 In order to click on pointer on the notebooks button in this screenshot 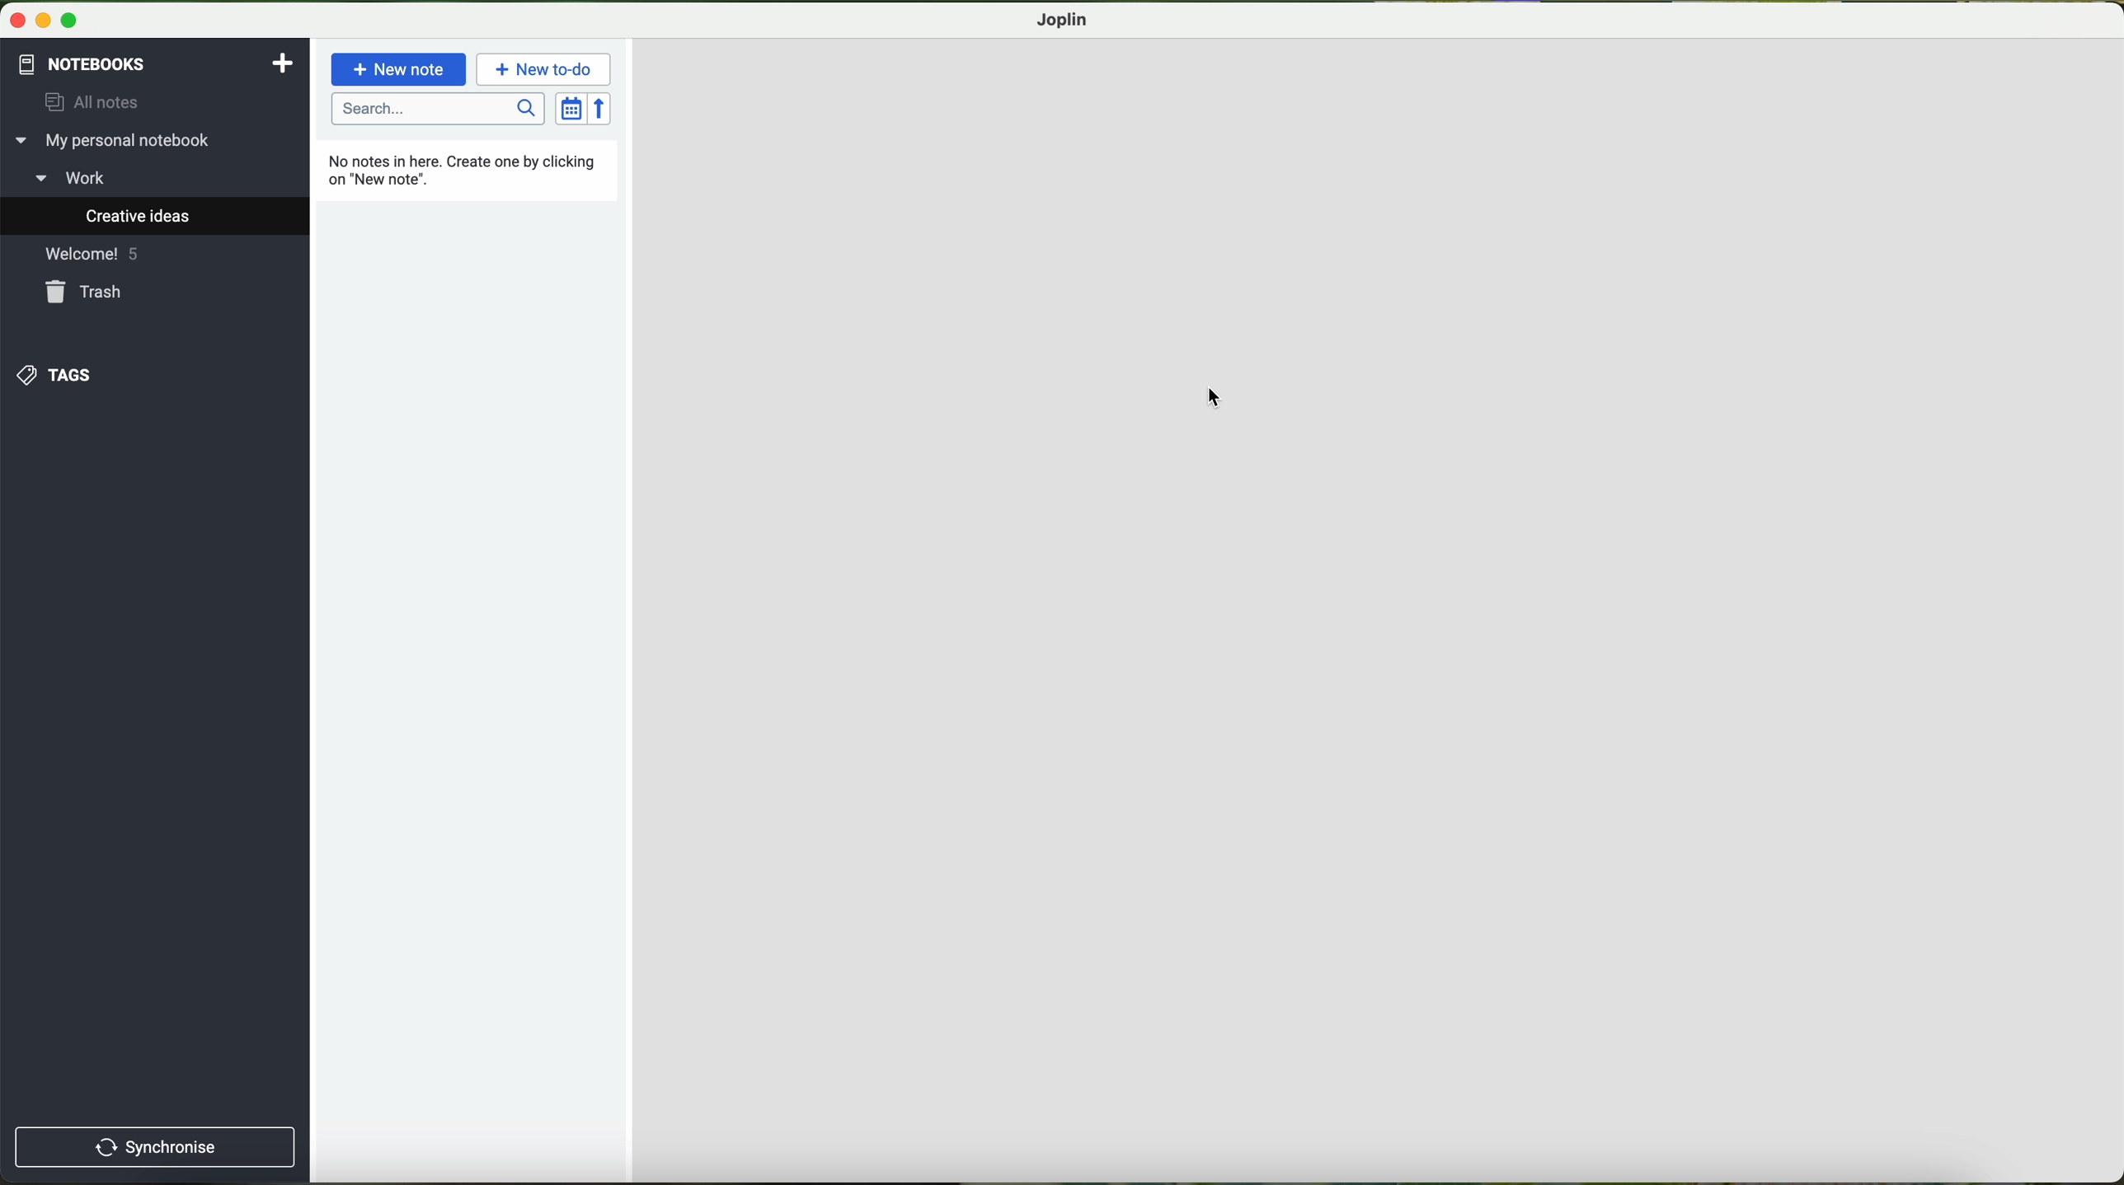, I will do `click(110, 64)`.